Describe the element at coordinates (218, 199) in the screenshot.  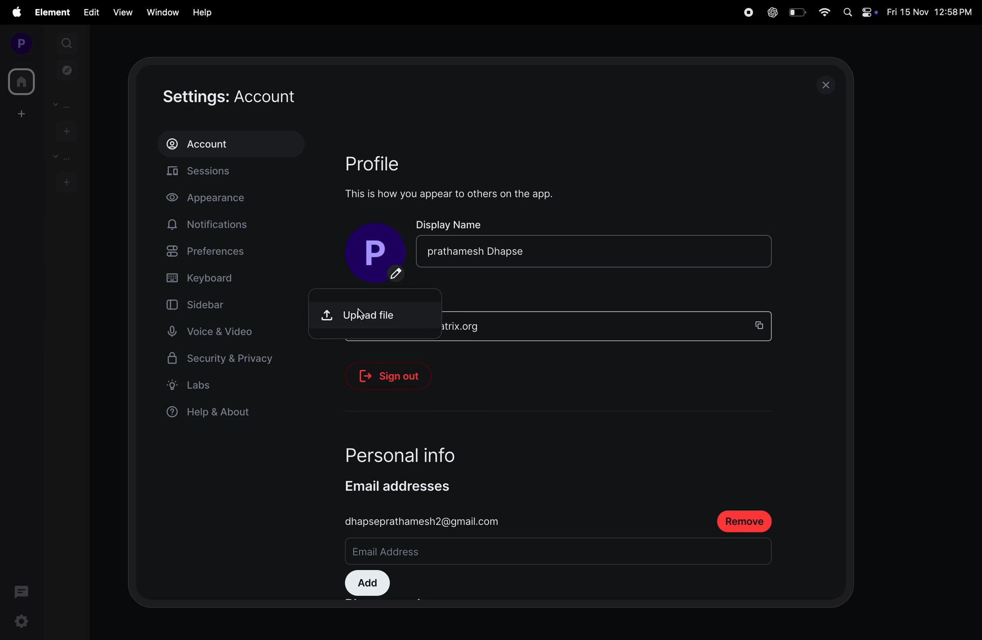
I see `apperance` at that location.